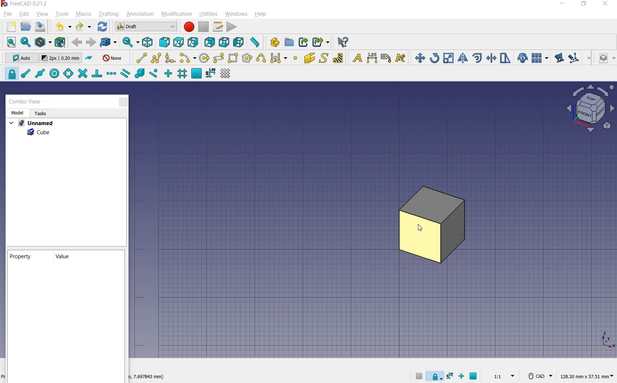 The width and height of the screenshot is (617, 383). Describe the element at coordinates (111, 74) in the screenshot. I see `snap extension` at that location.